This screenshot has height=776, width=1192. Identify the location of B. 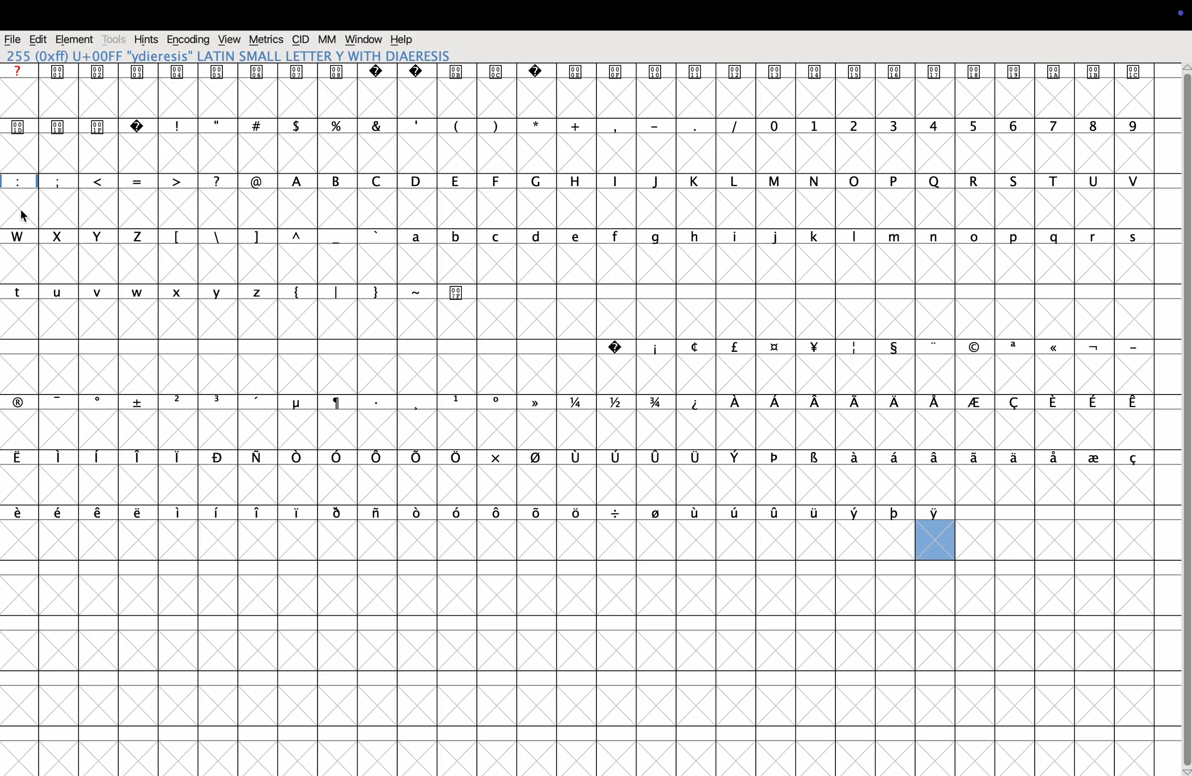
(338, 200).